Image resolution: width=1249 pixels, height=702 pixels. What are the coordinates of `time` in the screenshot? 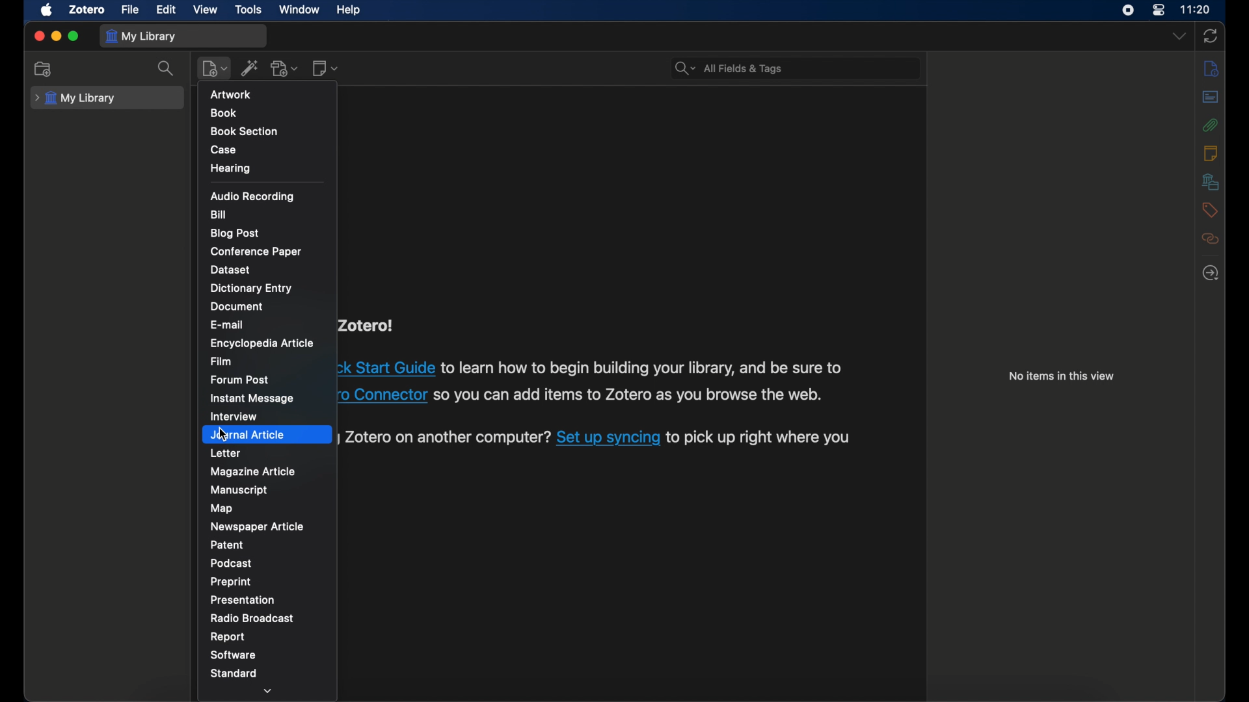 It's located at (1197, 10).